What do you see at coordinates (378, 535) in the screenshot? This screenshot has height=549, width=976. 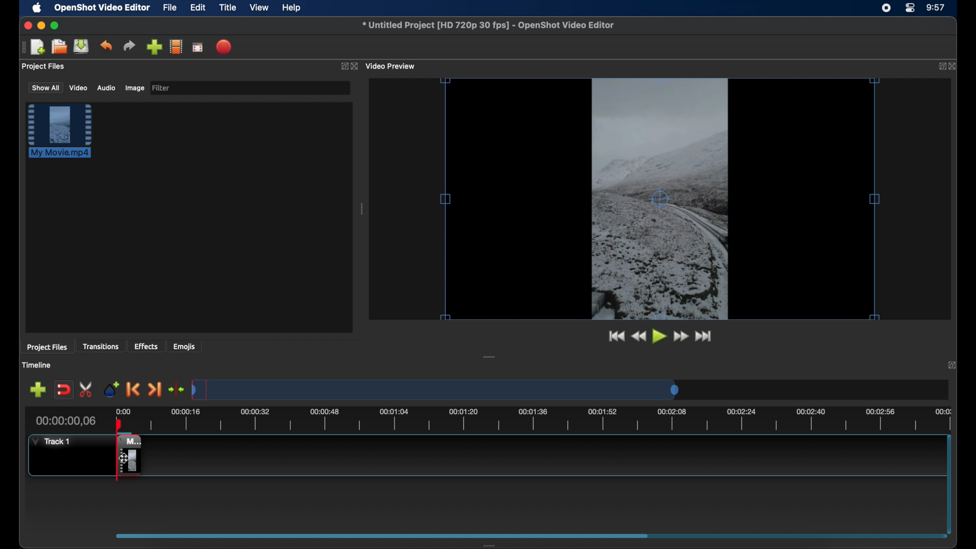 I see `scroll box` at bounding box center [378, 535].